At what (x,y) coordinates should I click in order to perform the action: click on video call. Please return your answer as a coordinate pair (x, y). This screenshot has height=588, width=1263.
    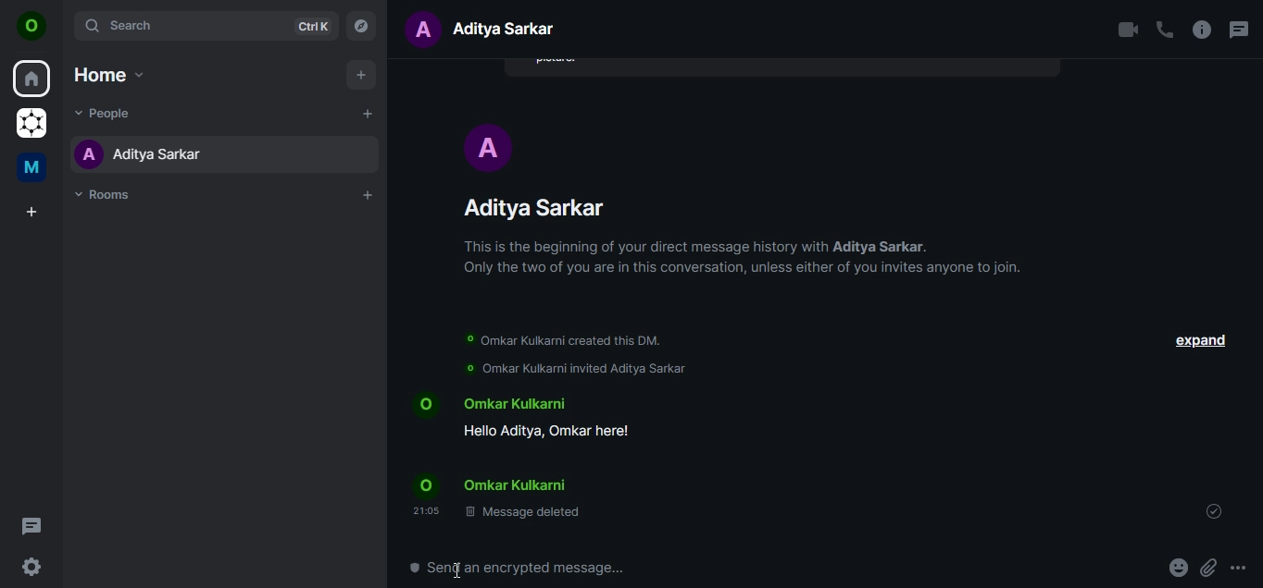
    Looking at the image, I should click on (1129, 28).